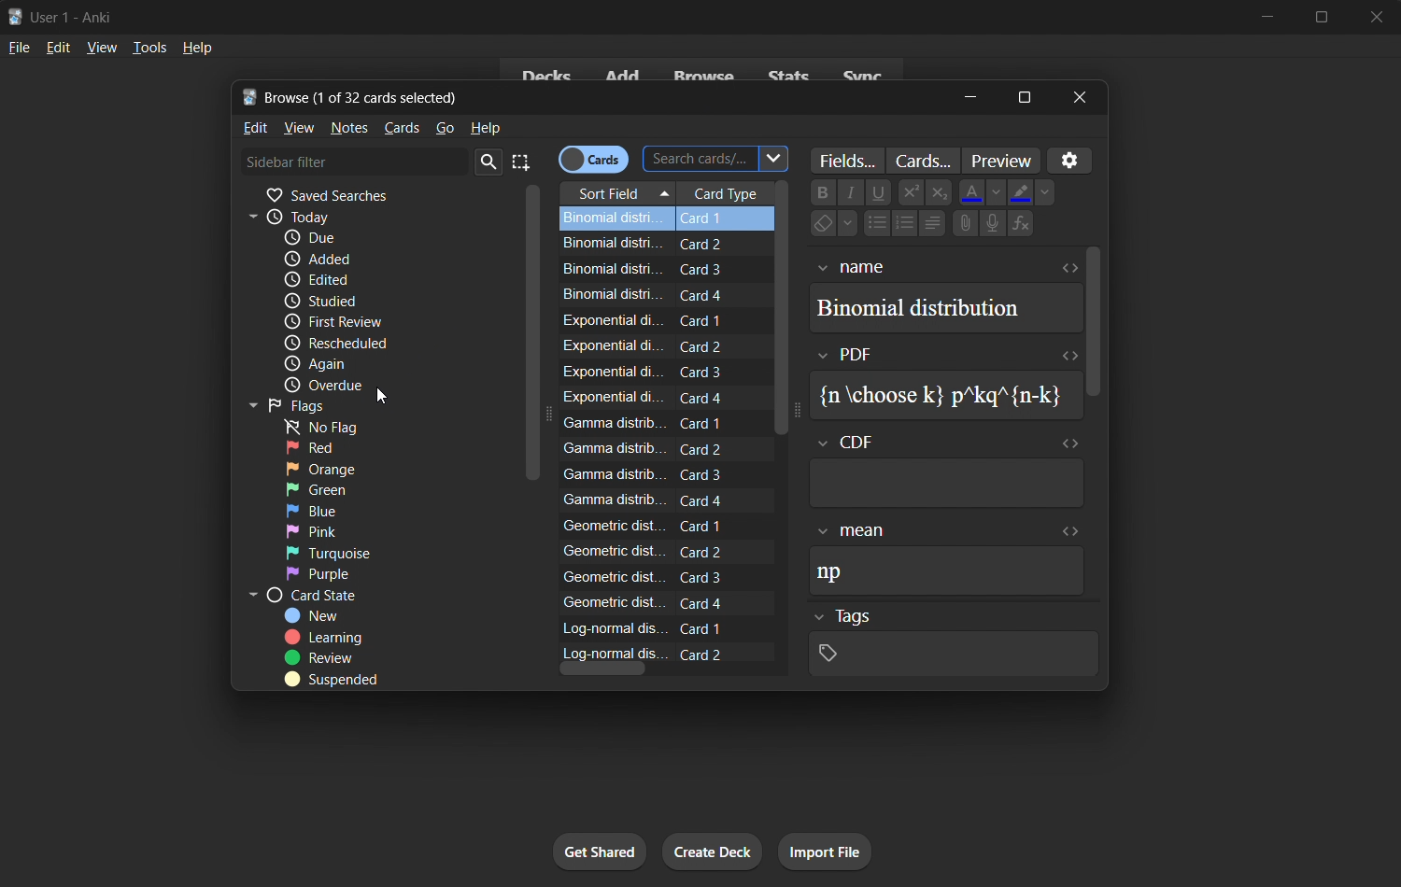 Image resolution: width=1401 pixels, height=887 pixels. What do you see at coordinates (610, 448) in the screenshot?
I see `Gamma distrib.` at bounding box center [610, 448].